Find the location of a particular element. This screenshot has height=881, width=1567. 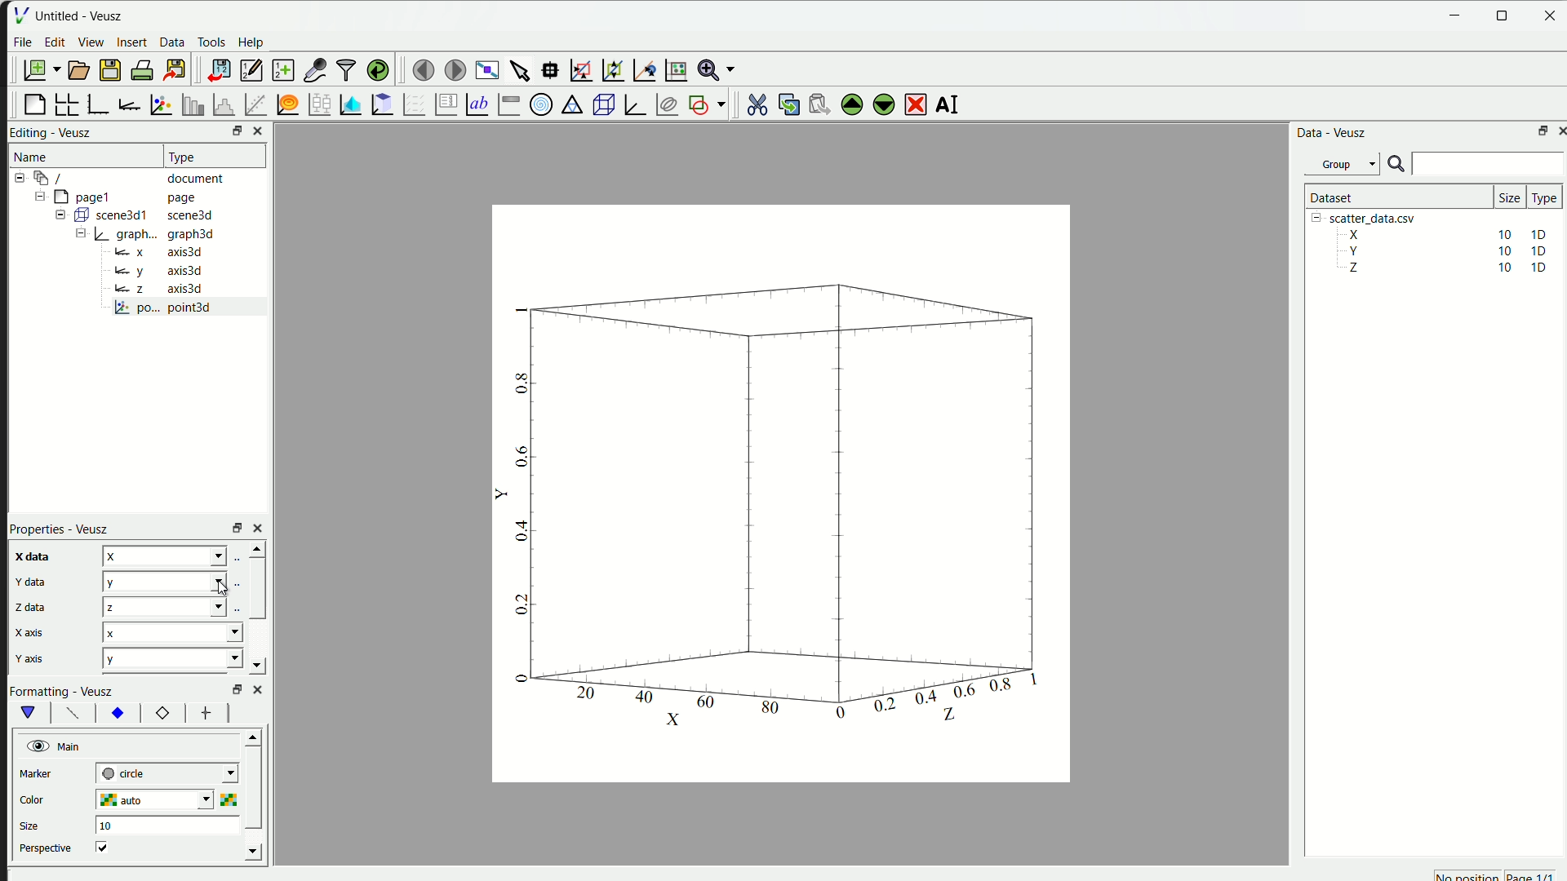

new document is located at coordinates (38, 69).